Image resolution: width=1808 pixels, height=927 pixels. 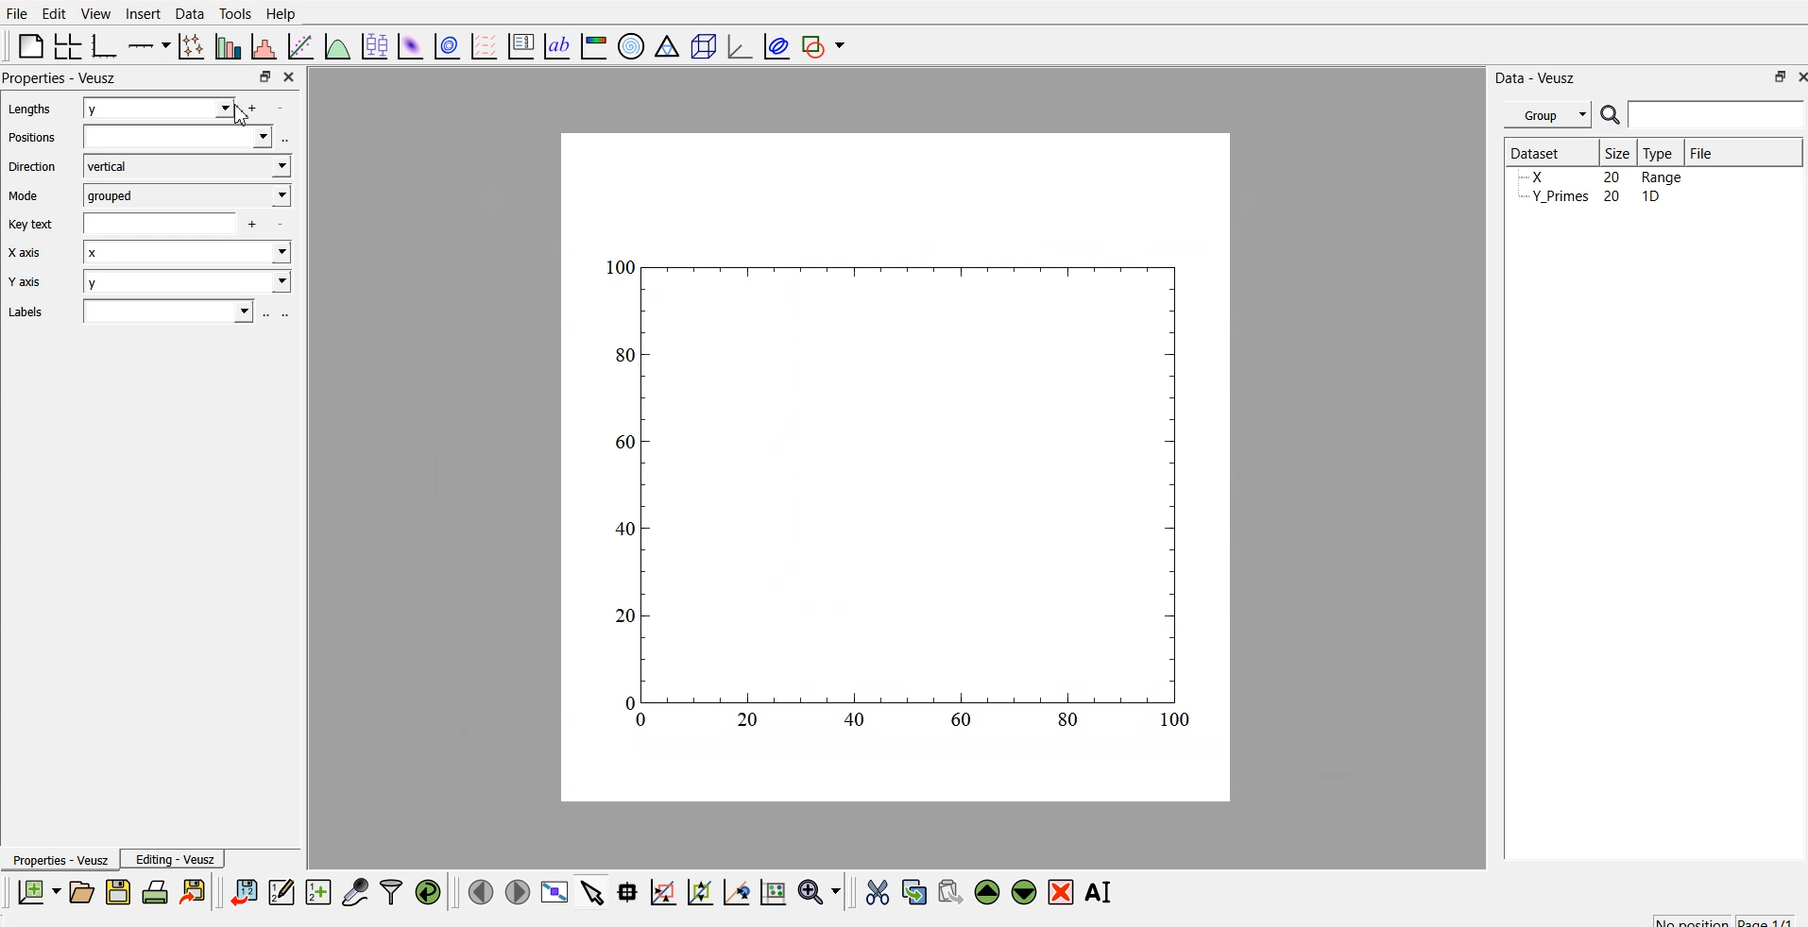 I want to click on open a document, so click(x=80, y=891).